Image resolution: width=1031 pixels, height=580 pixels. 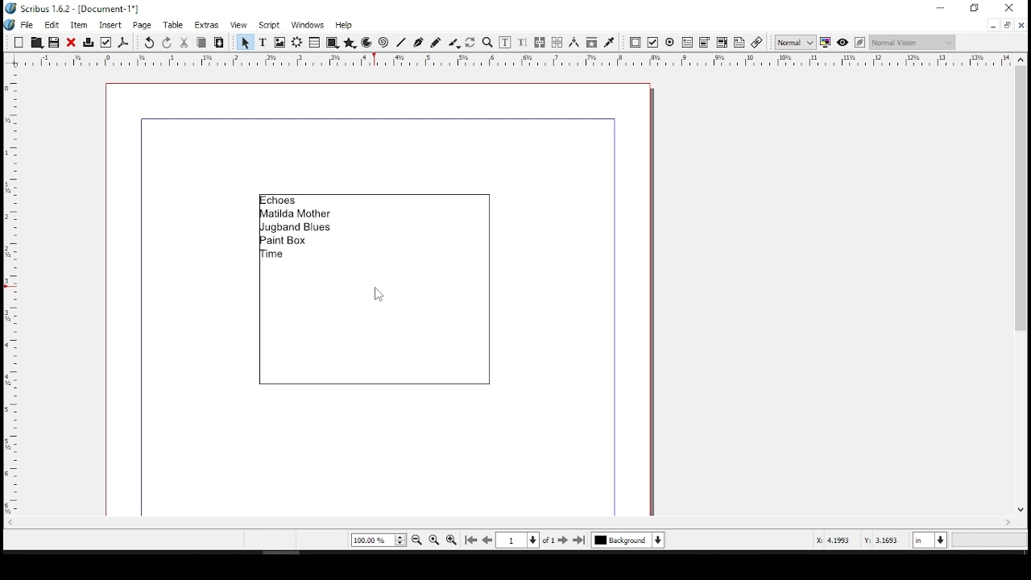 I want to click on restore, so click(x=975, y=8).